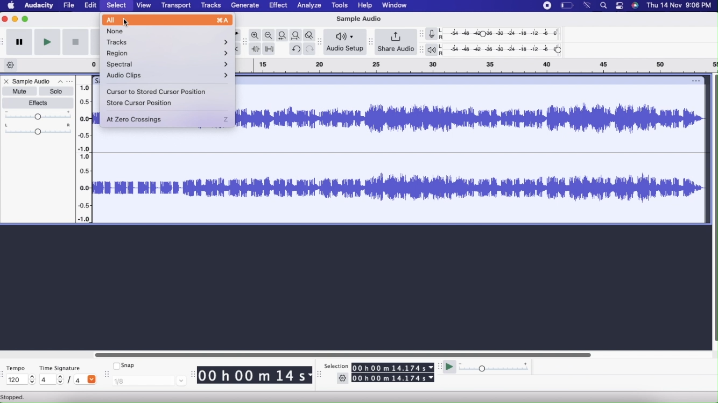  I want to click on Audacity, so click(39, 5).